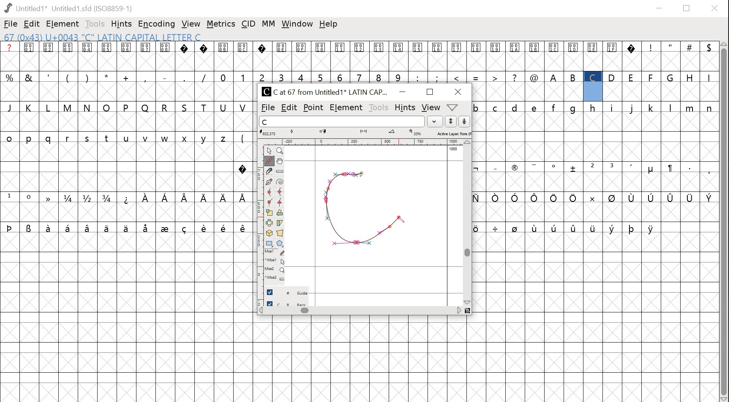 Image resolution: width=729 pixels, height=402 pixels. Describe the element at coordinates (68, 8) in the screenshot. I see `Untitled1 Untitled 1.sfd (IS08859-1)` at that location.